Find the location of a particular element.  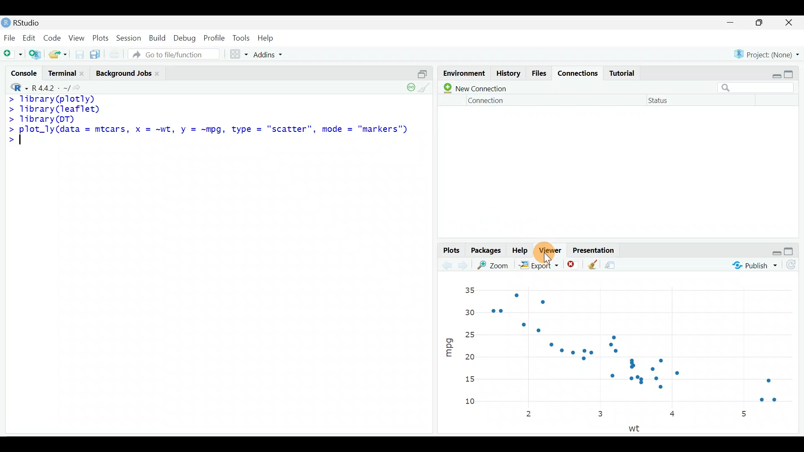

maximize is located at coordinates (791, 251).